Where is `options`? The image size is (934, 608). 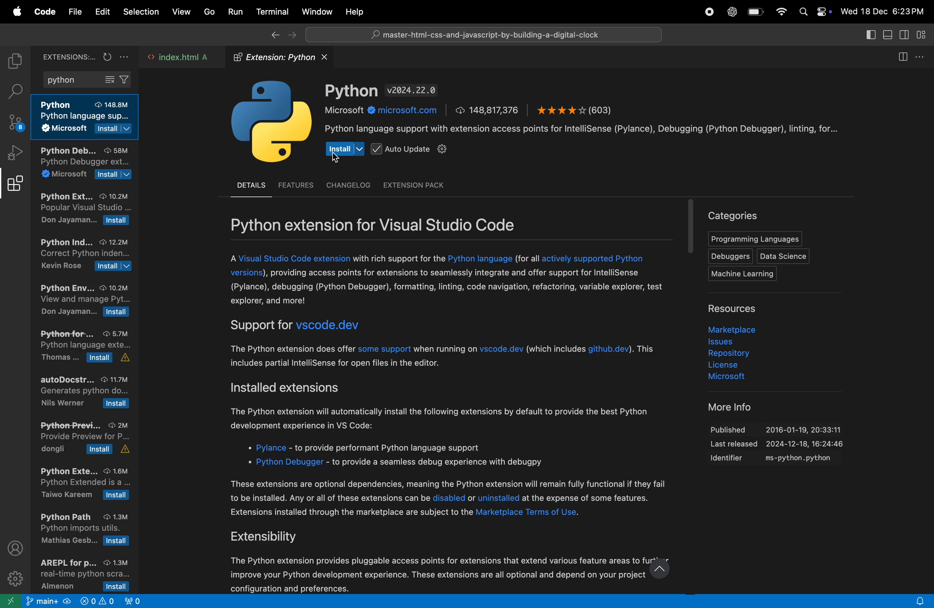
options is located at coordinates (126, 57).